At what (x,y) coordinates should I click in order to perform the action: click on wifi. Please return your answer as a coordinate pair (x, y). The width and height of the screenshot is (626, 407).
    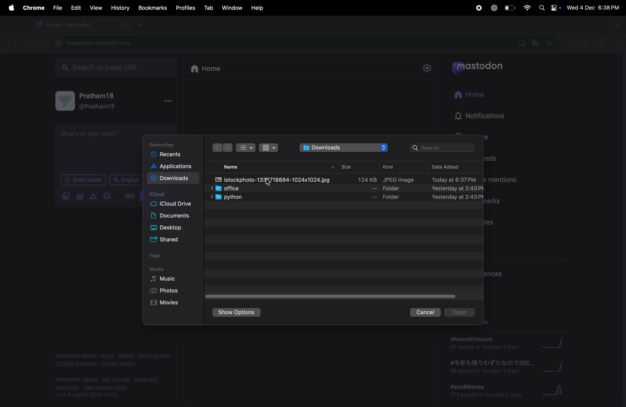
    Looking at the image, I should click on (527, 8).